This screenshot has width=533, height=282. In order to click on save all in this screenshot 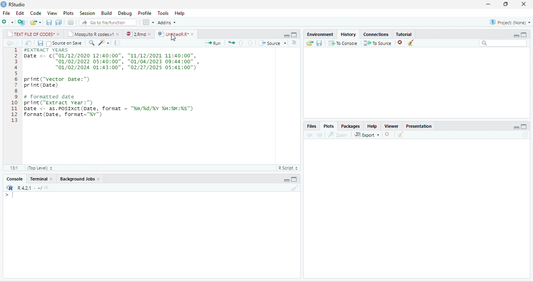, I will do `click(58, 22)`.